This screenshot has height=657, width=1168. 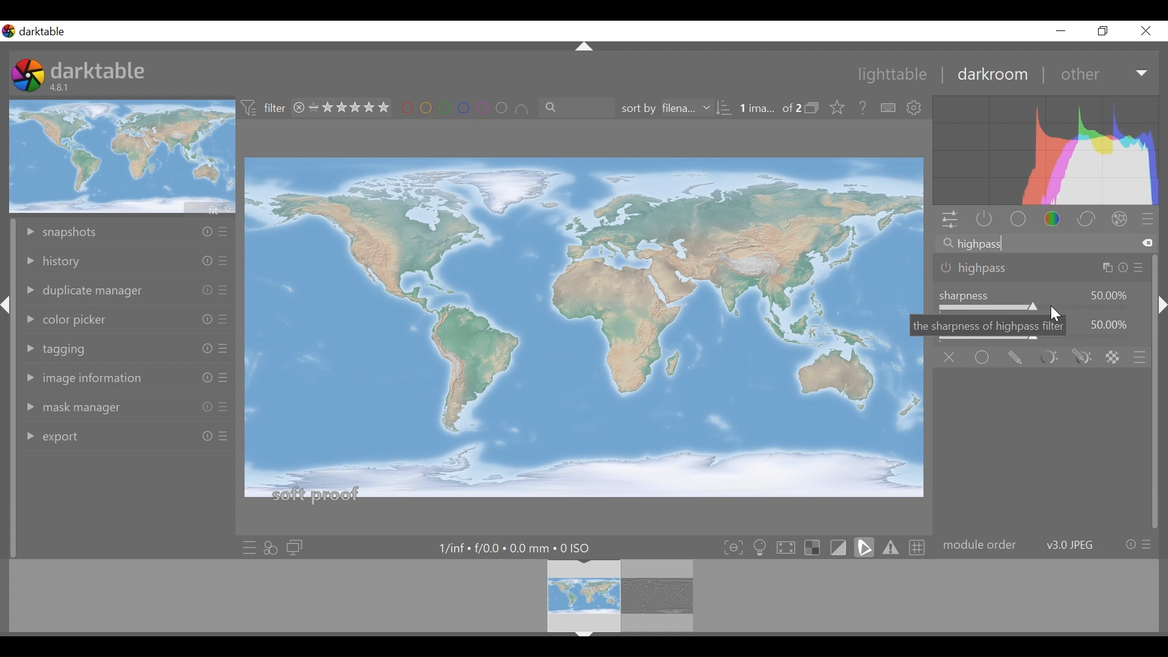 What do you see at coordinates (125, 317) in the screenshot?
I see `color picker` at bounding box center [125, 317].